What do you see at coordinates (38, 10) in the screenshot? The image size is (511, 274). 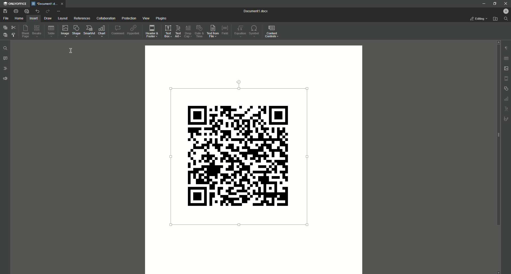 I see `Undo` at bounding box center [38, 10].